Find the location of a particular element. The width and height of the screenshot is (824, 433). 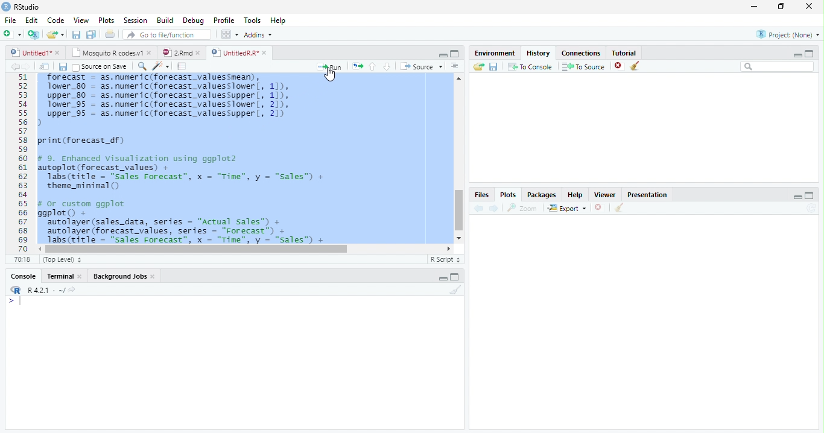

Previous is located at coordinates (13, 67).